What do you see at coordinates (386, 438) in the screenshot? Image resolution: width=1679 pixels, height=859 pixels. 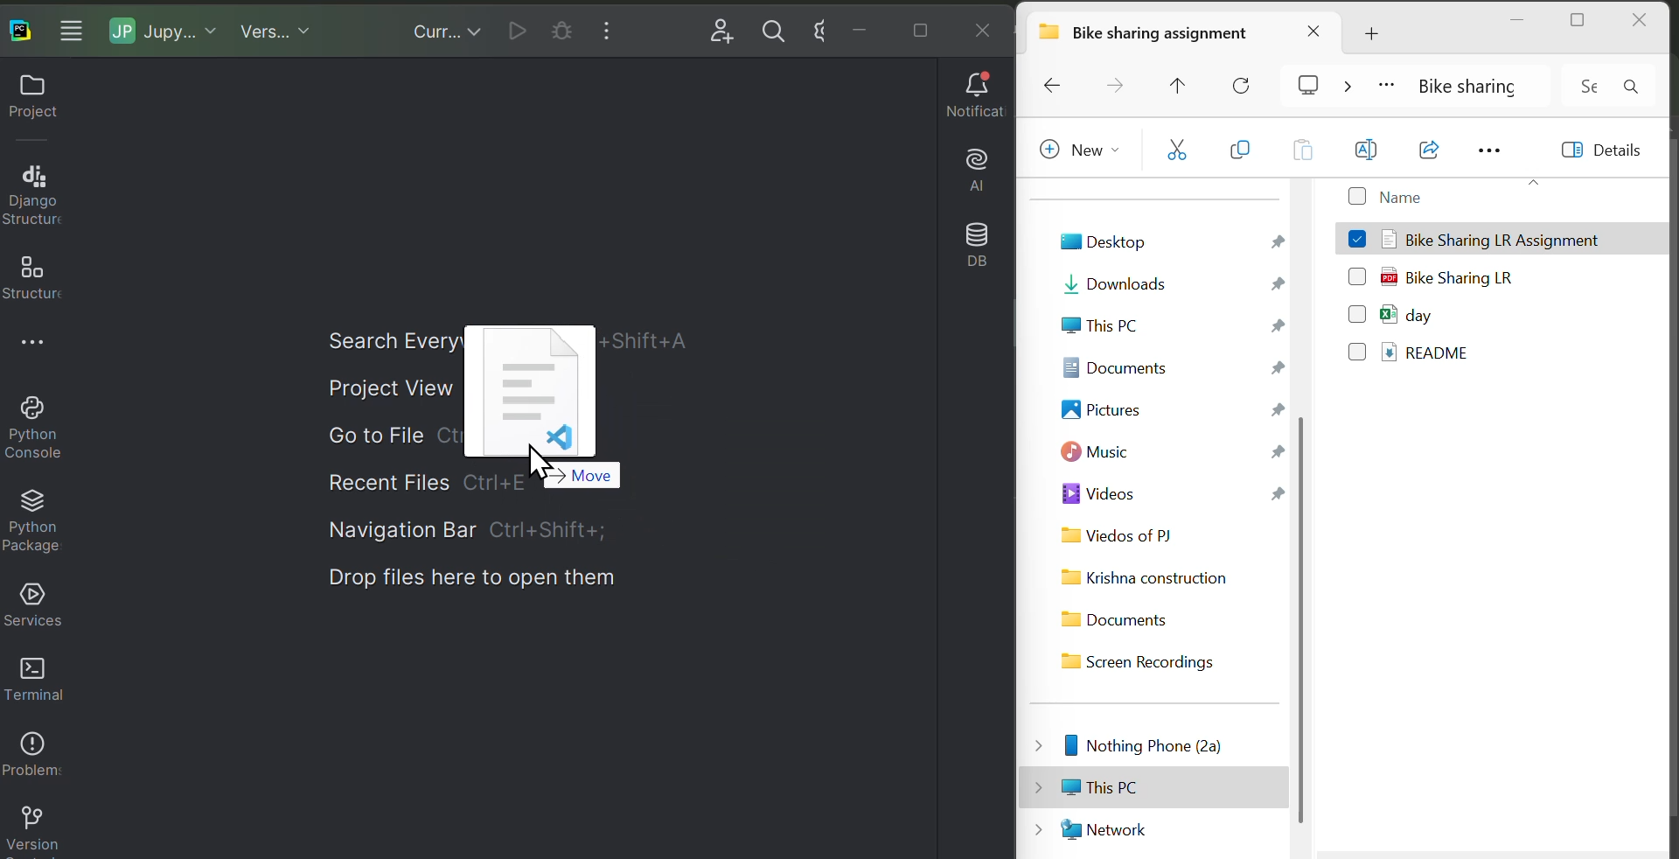 I see `Go to file` at bounding box center [386, 438].